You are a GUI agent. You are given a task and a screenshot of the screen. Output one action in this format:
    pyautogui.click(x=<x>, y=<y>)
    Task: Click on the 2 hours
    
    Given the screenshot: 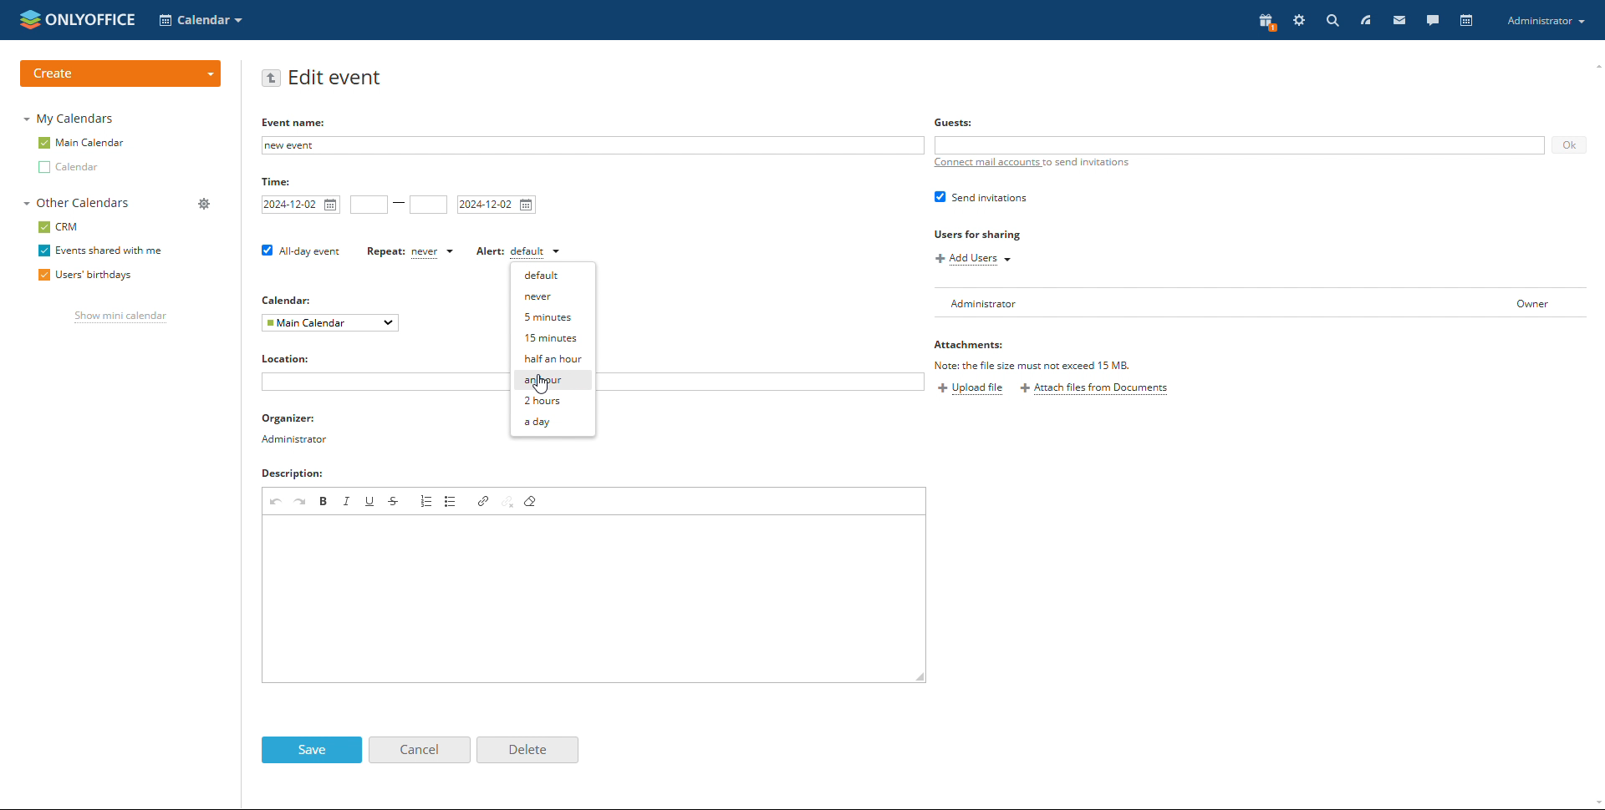 What is the action you would take?
    pyautogui.click(x=552, y=401)
    